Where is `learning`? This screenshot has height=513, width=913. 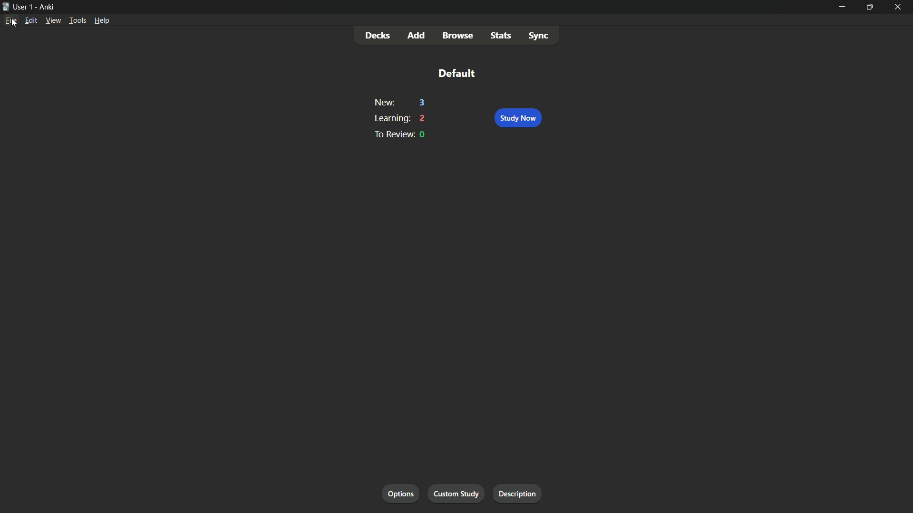
learning is located at coordinates (390, 118).